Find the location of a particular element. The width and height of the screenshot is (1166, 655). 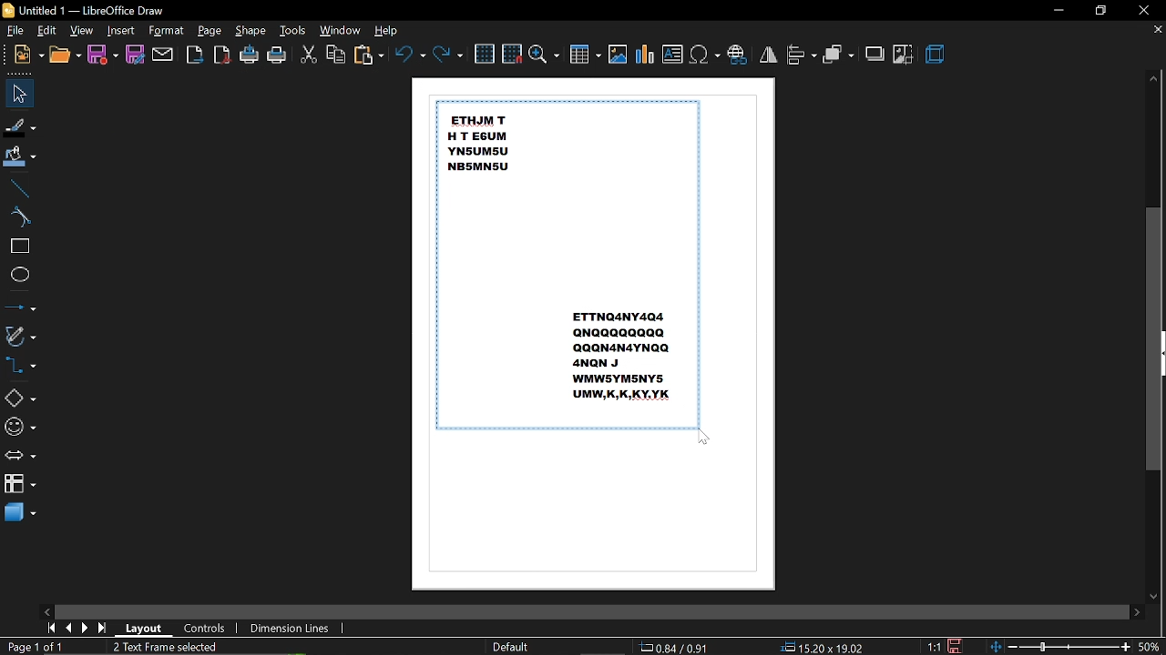

selected canvas is located at coordinates (567, 265).